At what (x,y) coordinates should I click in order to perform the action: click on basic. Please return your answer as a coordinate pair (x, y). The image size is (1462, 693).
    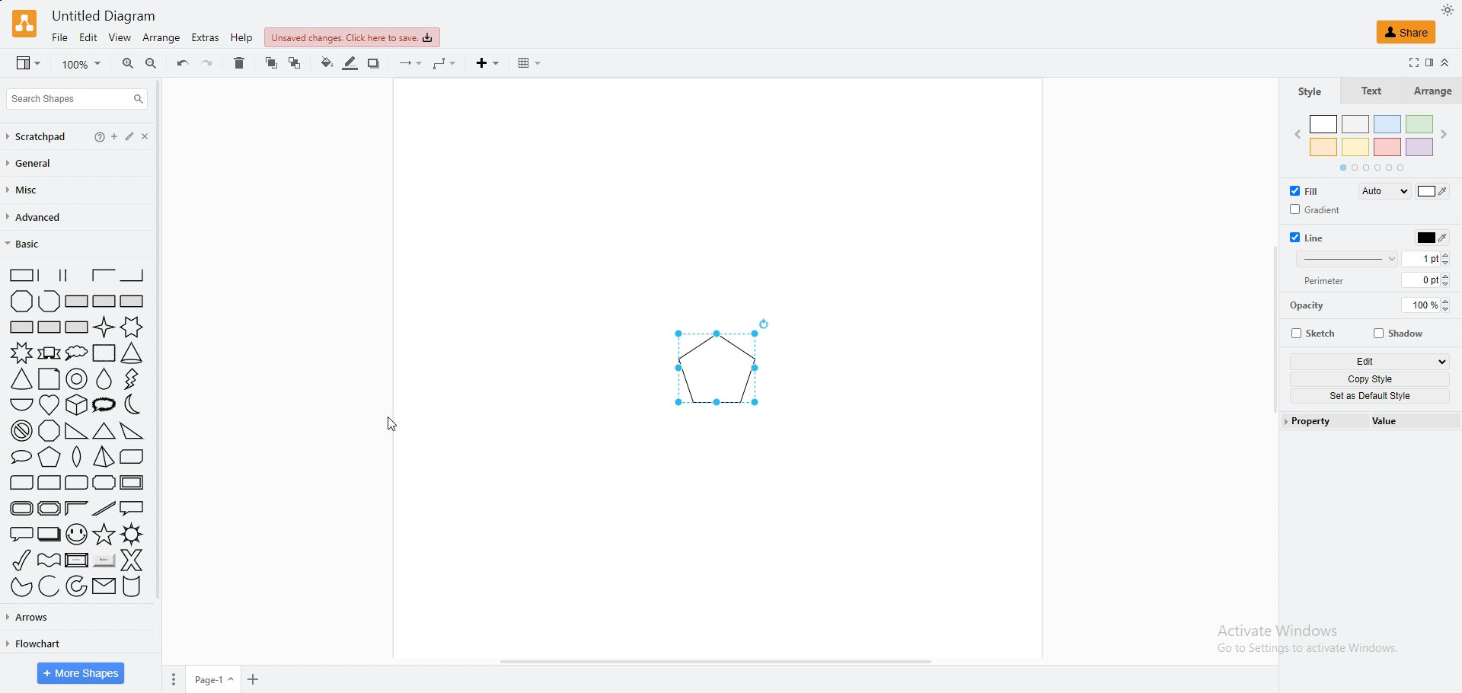
    Looking at the image, I should click on (39, 244).